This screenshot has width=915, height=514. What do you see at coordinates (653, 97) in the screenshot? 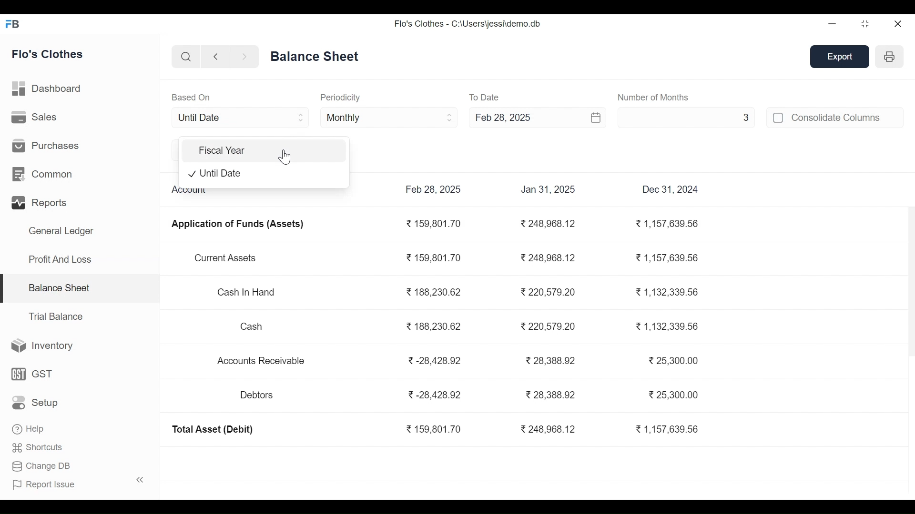
I see `Number of Months` at bounding box center [653, 97].